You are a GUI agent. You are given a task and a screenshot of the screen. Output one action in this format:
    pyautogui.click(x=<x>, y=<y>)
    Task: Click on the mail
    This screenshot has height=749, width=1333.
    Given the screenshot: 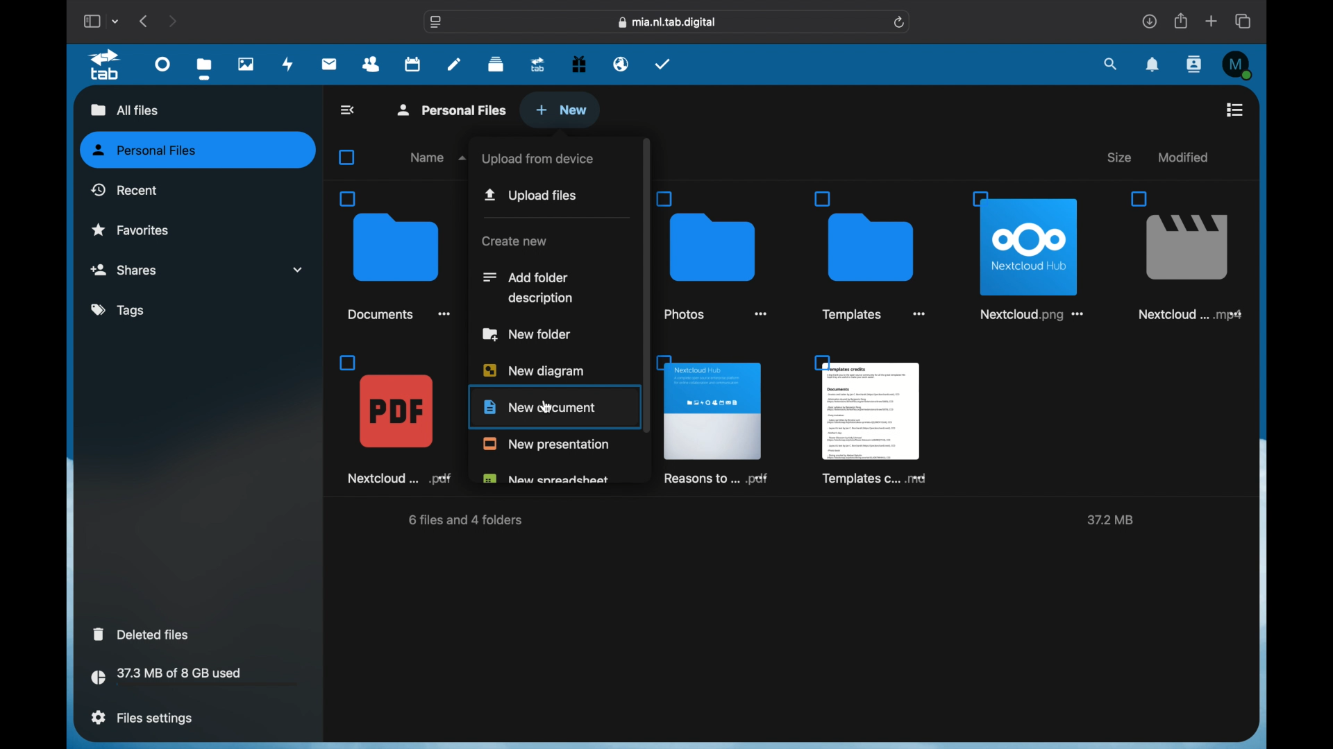 What is the action you would take?
    pyautogui.click(x=330, y=65)
    